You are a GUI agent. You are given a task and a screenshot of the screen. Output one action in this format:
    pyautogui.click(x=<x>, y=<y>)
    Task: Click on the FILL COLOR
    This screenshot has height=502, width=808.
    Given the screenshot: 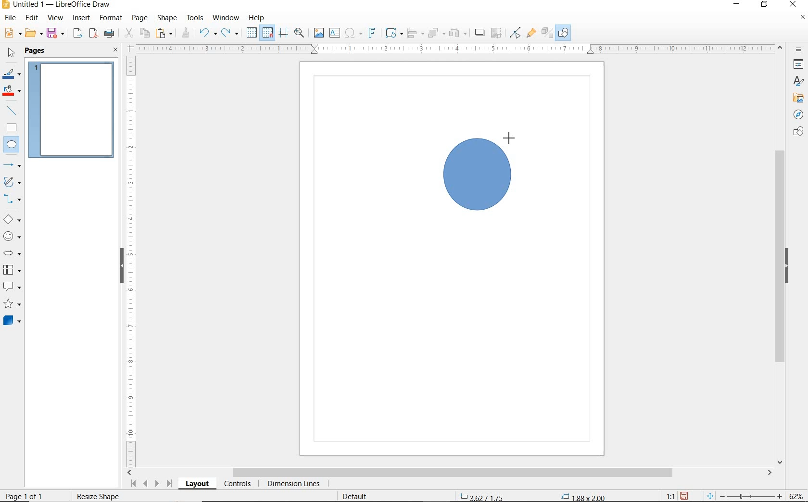 What is the action you would take?
    pyautogui.click(x=13, y=91)
    